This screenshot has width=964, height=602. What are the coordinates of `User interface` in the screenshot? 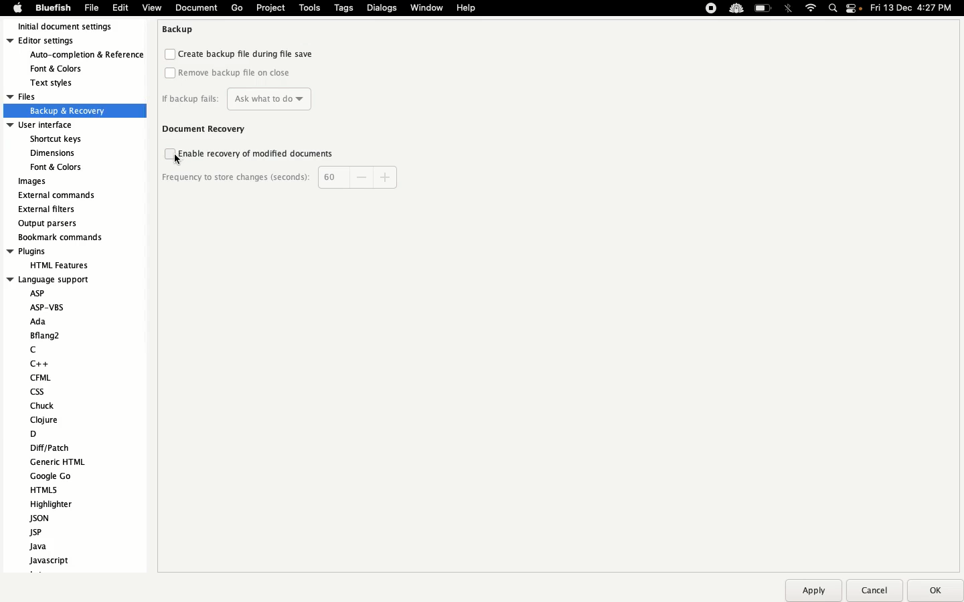 It's located at (56, 146).